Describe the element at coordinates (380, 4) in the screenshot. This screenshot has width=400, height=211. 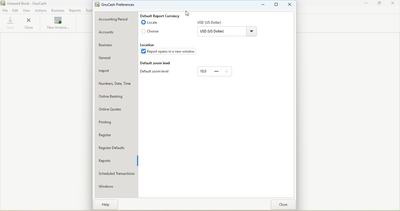
I see `Maximize` at that location.